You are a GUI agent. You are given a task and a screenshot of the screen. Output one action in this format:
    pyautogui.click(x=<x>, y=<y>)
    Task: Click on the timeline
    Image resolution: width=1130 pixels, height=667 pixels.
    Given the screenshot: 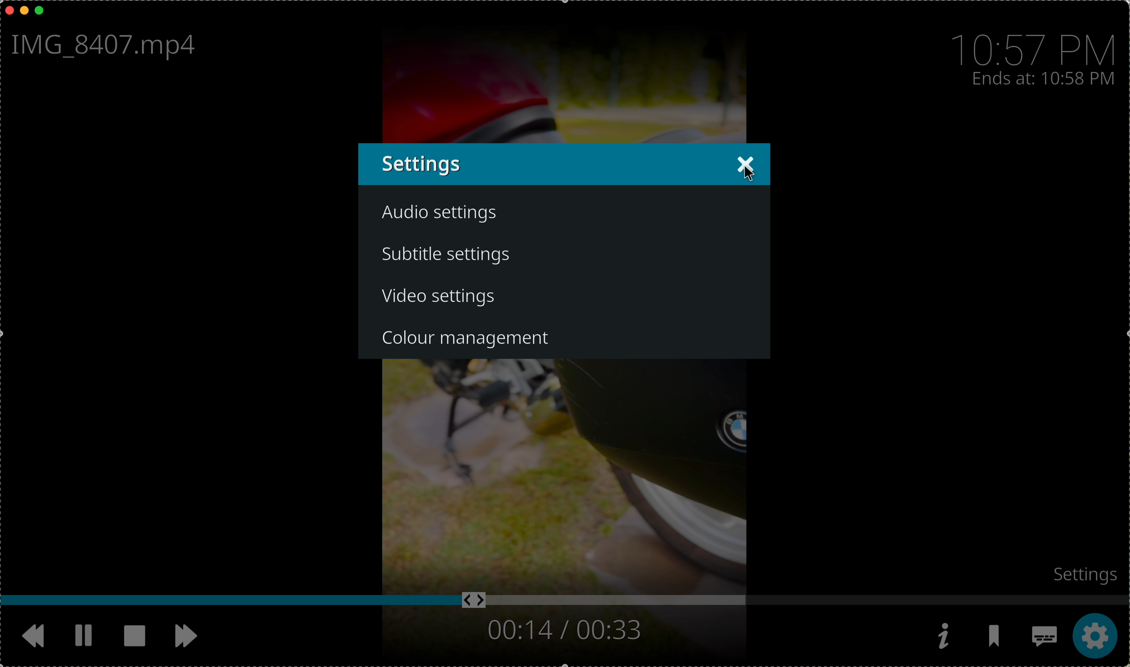 What is the action you would take?
    pyautogui.click(x=565, y=600)
    